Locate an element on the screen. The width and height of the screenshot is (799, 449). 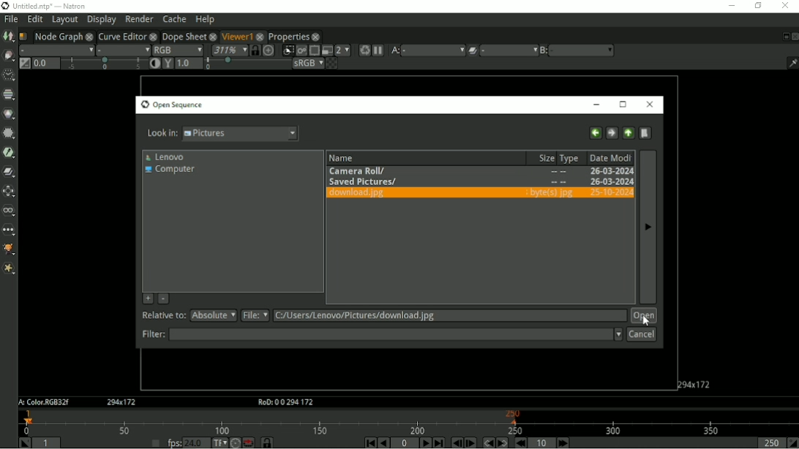
Saved Pictures is located at coordinates (479, 182).